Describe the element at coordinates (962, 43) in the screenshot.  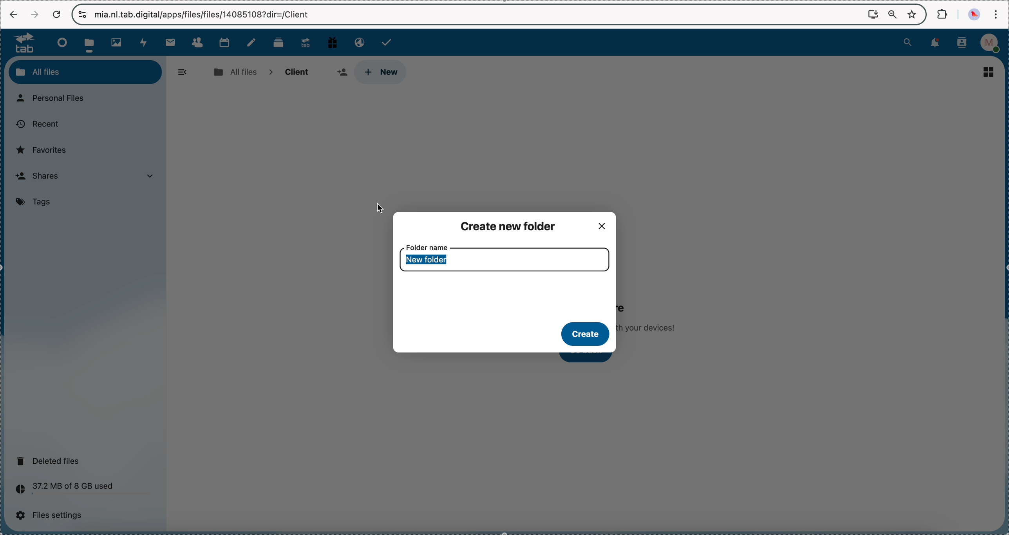
I see `contacts` at that location.